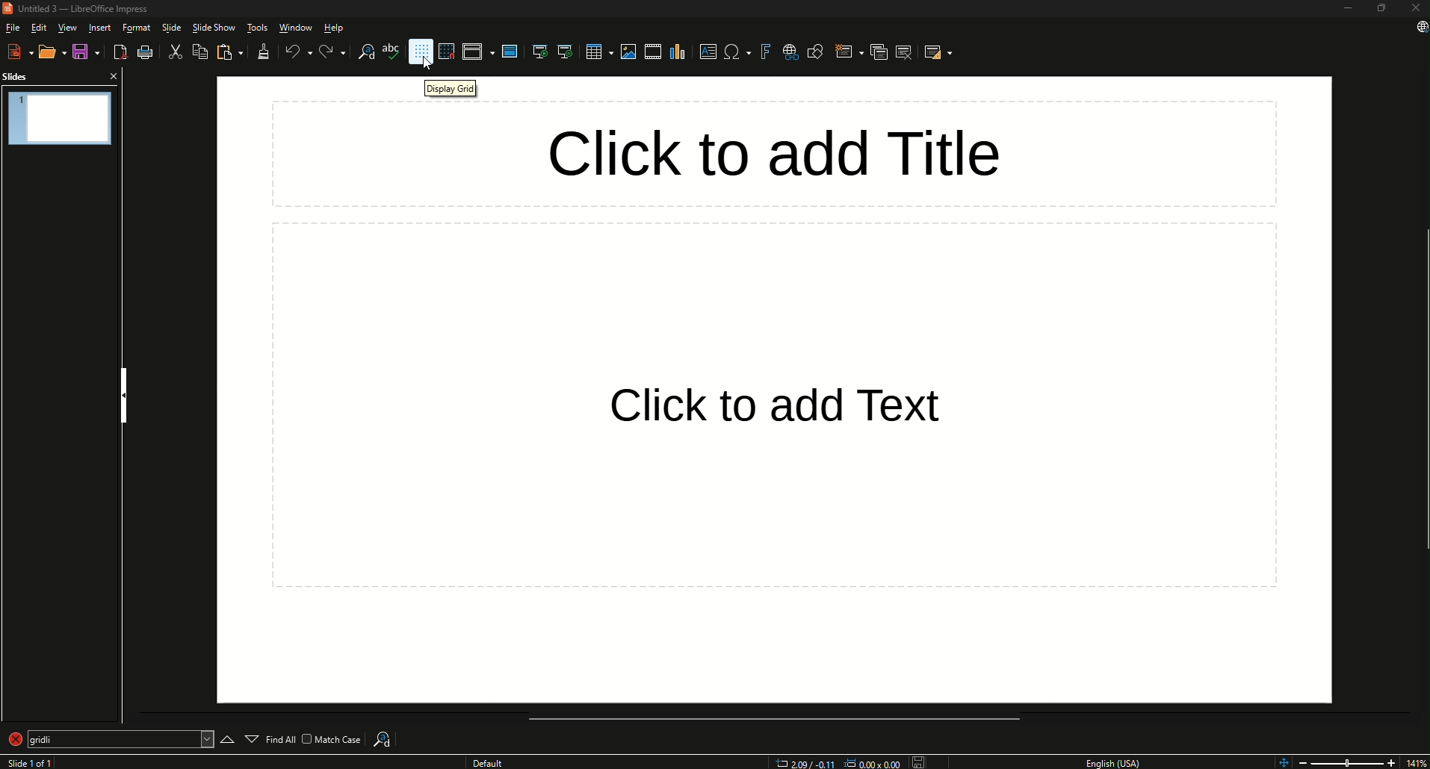  Describe the element at coordinates (763, 53) in the screenshot. I see `Insert fontwork text` at that location.